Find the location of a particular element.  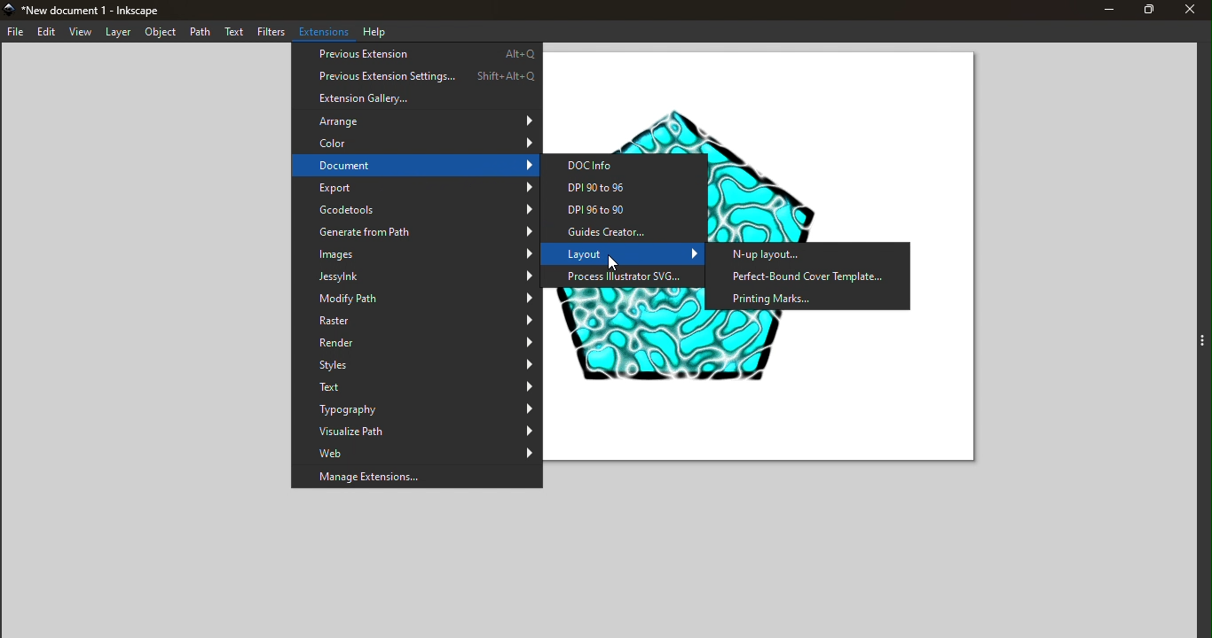

JessyInk is located at coordinates (415, 276).